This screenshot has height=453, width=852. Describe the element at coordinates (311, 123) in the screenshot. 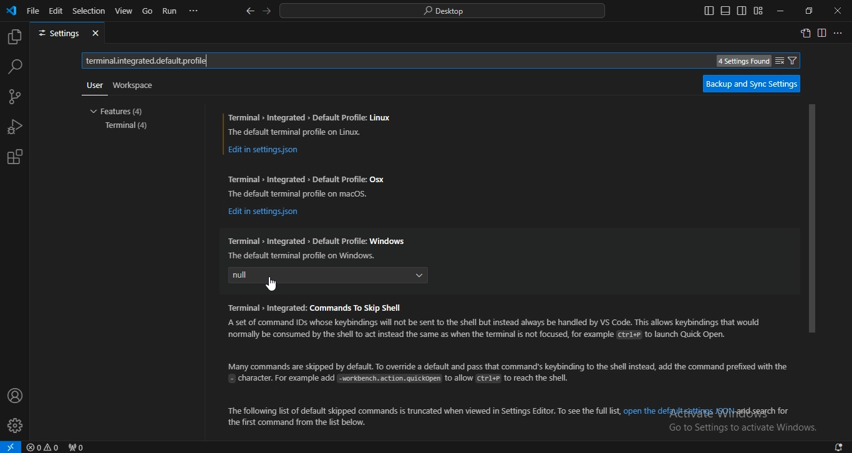

I see `Terminal » Integrated > Default Profile: Linux
The default terminal profile on Linux.` at that location.